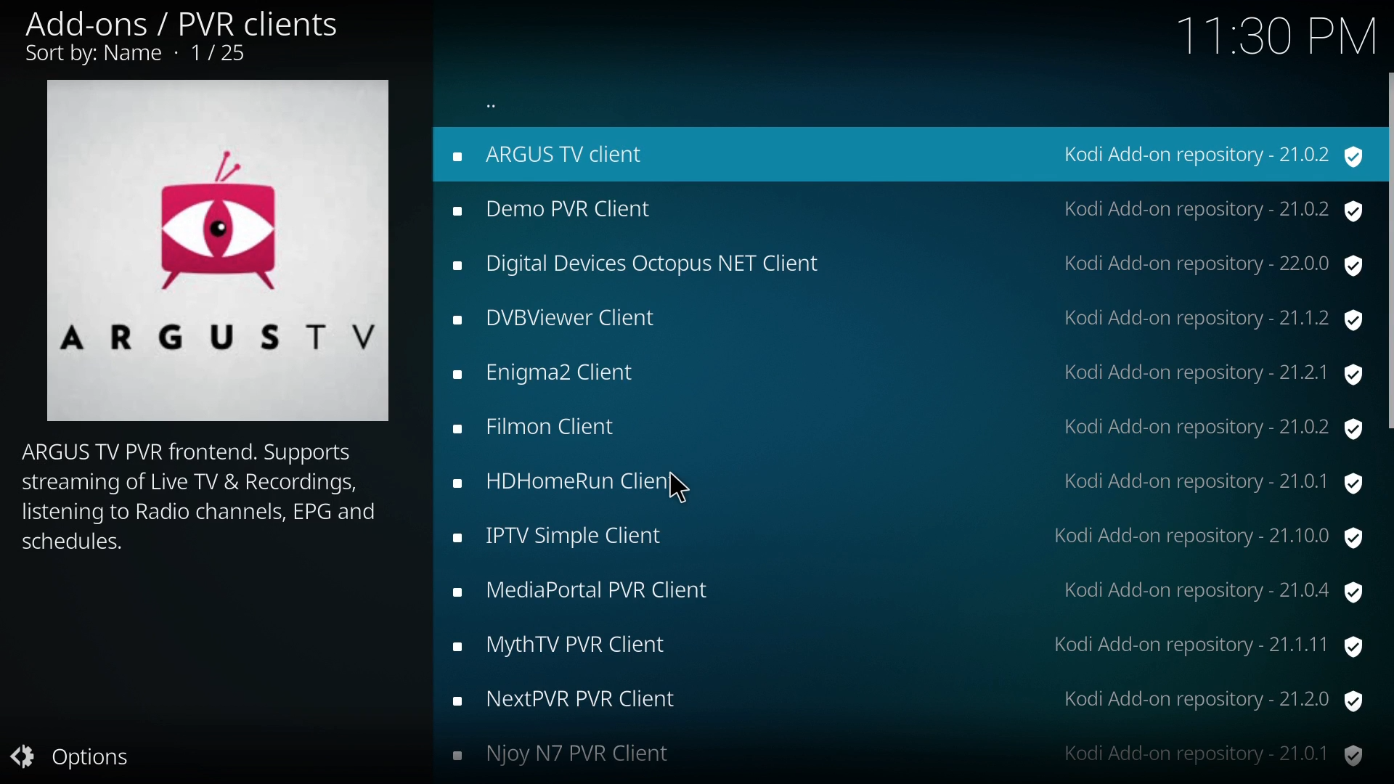 The image size is (1394, 784). I want to click on NextPVR PVR Client Kodi Add-on repository - 21.2.0, so click(910, 702).